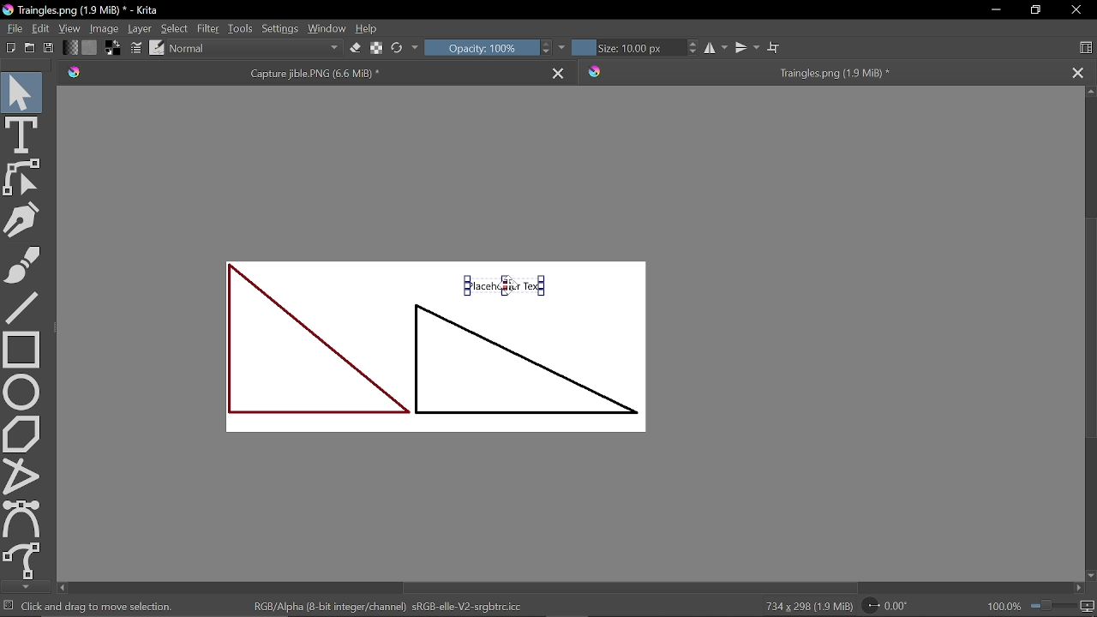 This screenshot has height=617, width=1097. I want to click on Settings, so click(279, 27).